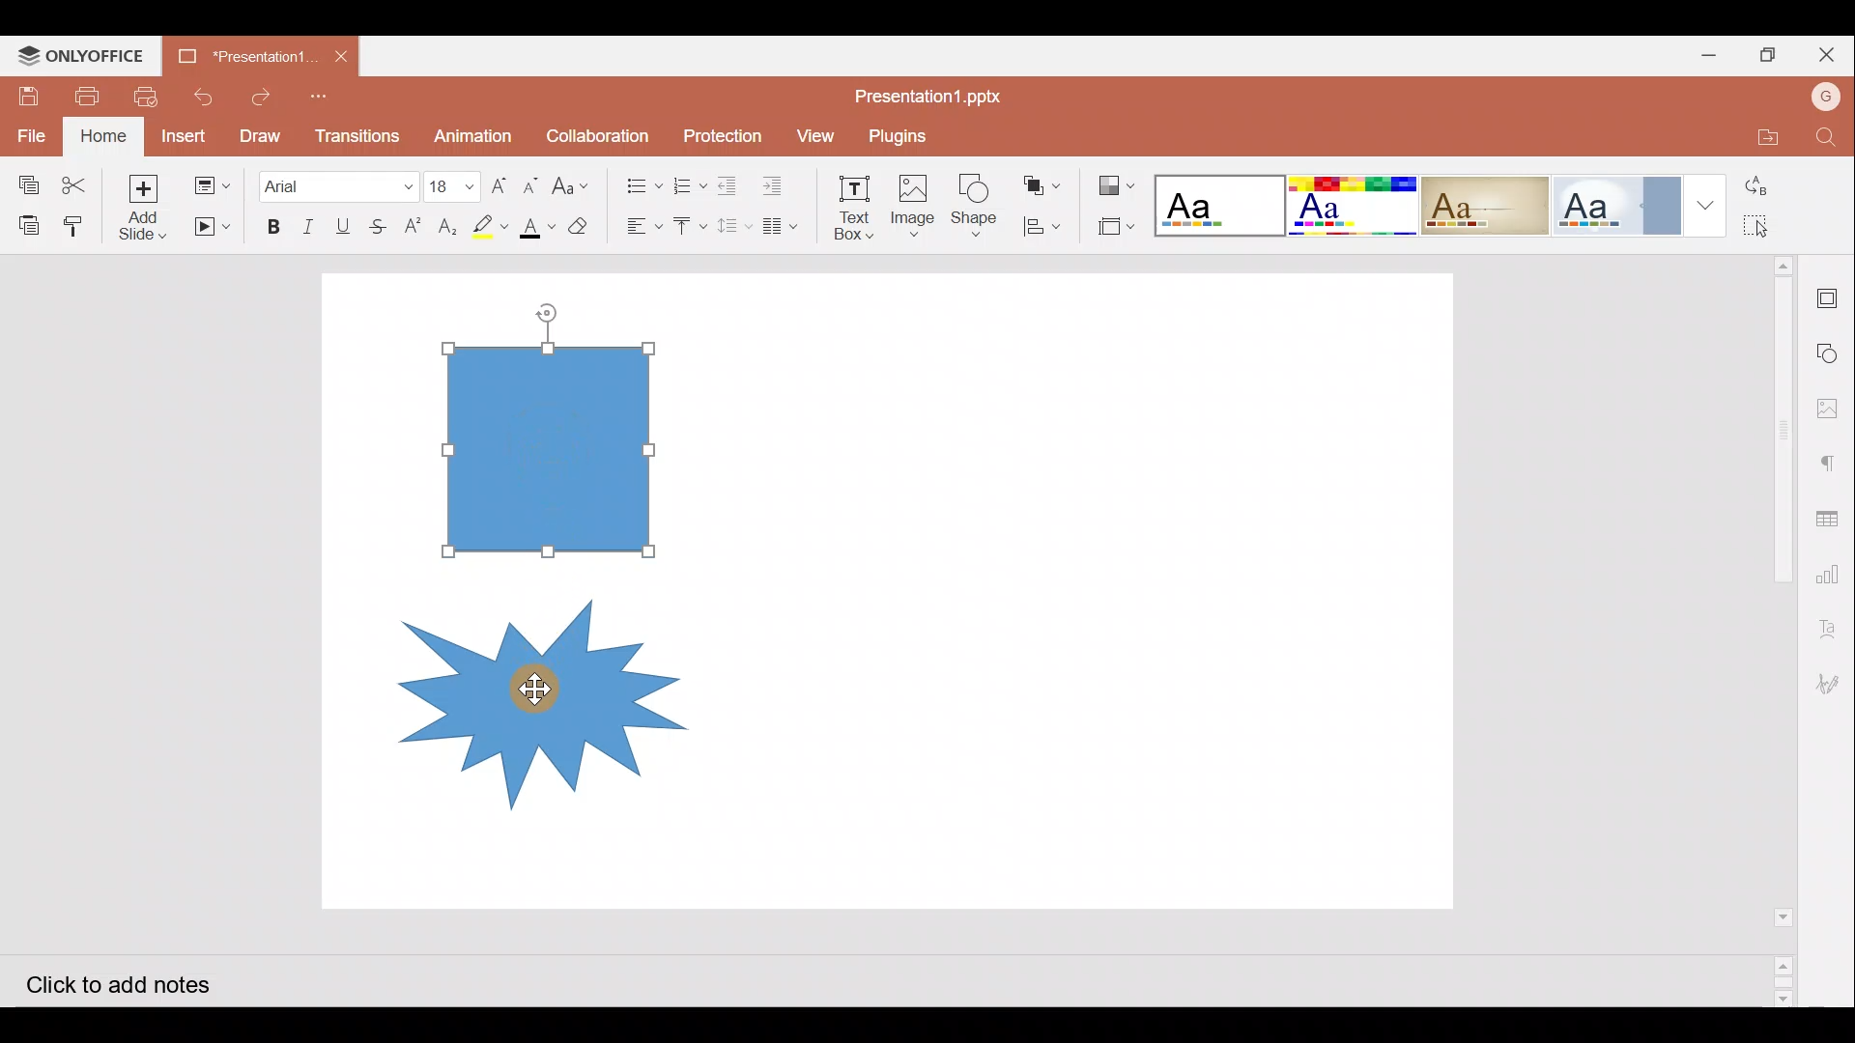  I want to click on Change colour theme, so click(1119, 181).